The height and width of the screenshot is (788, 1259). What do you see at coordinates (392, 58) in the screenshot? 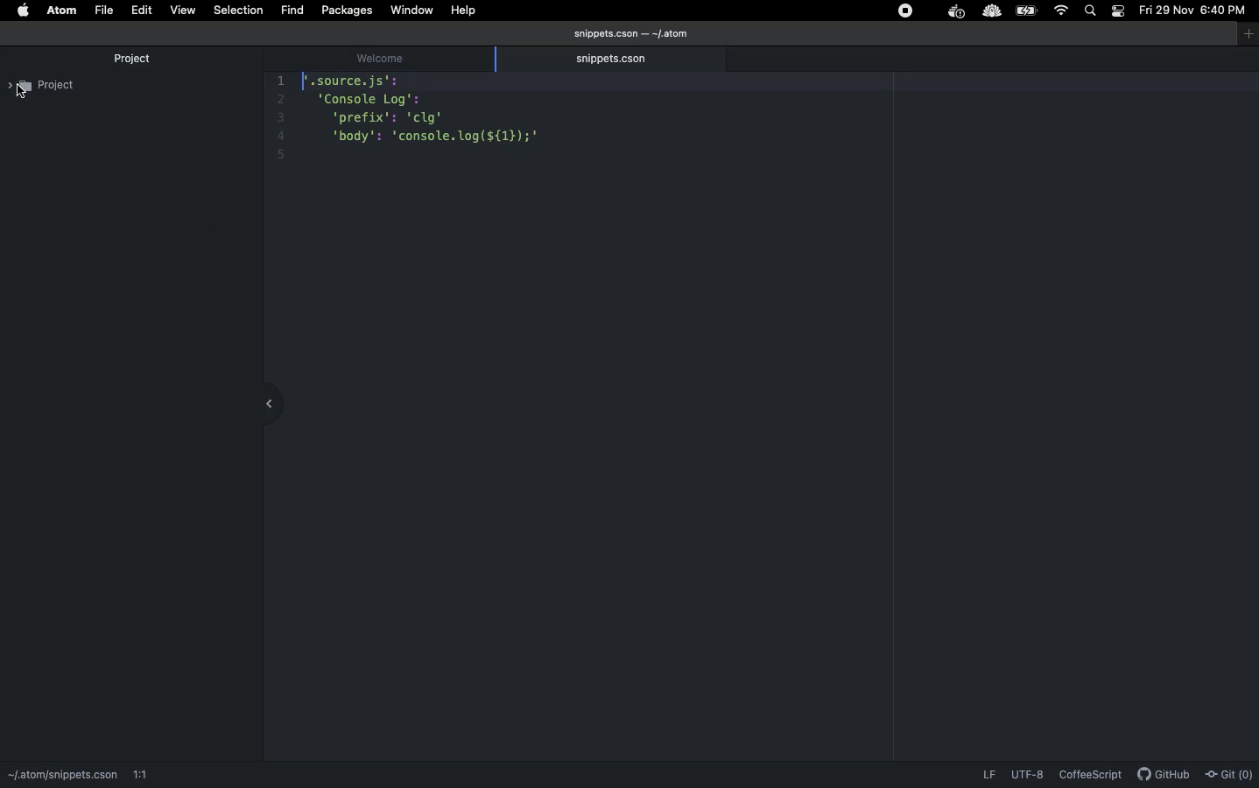
I see `welcome` at bounding box center [392, 58].